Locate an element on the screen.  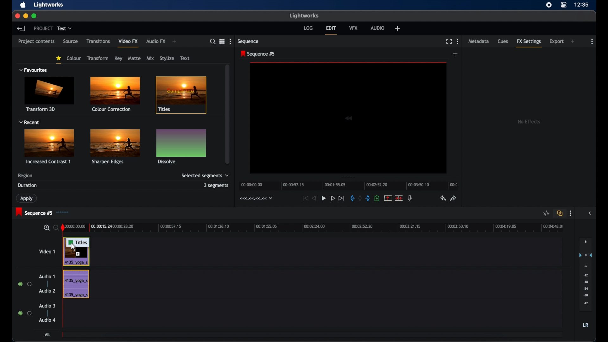
color corrections is located at coordinates (115, 94).